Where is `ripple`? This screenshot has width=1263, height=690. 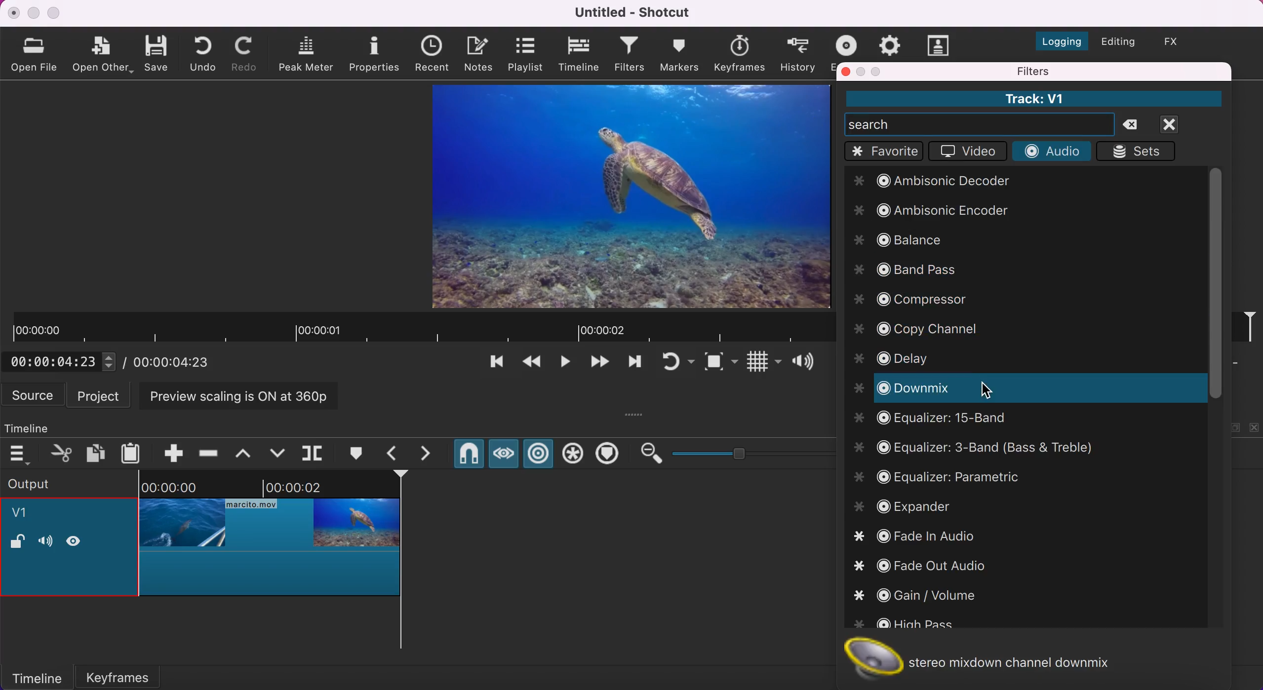
ripple is located at coordinates (539, 455).